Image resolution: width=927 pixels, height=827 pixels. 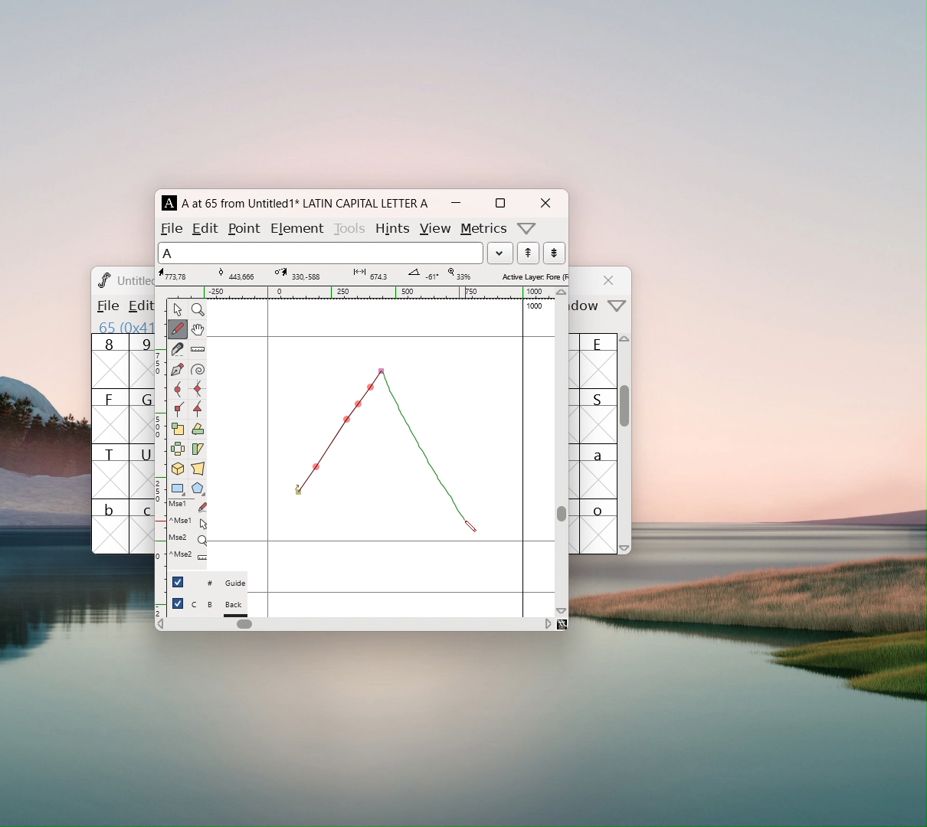 I want to click on load word list, so click(x=500, y=253).